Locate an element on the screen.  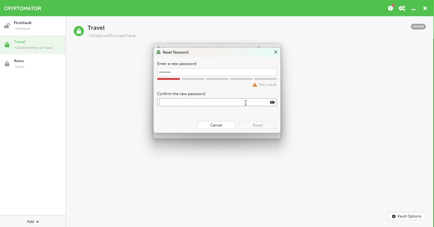
Cancel is located at coordinates (216, 125).